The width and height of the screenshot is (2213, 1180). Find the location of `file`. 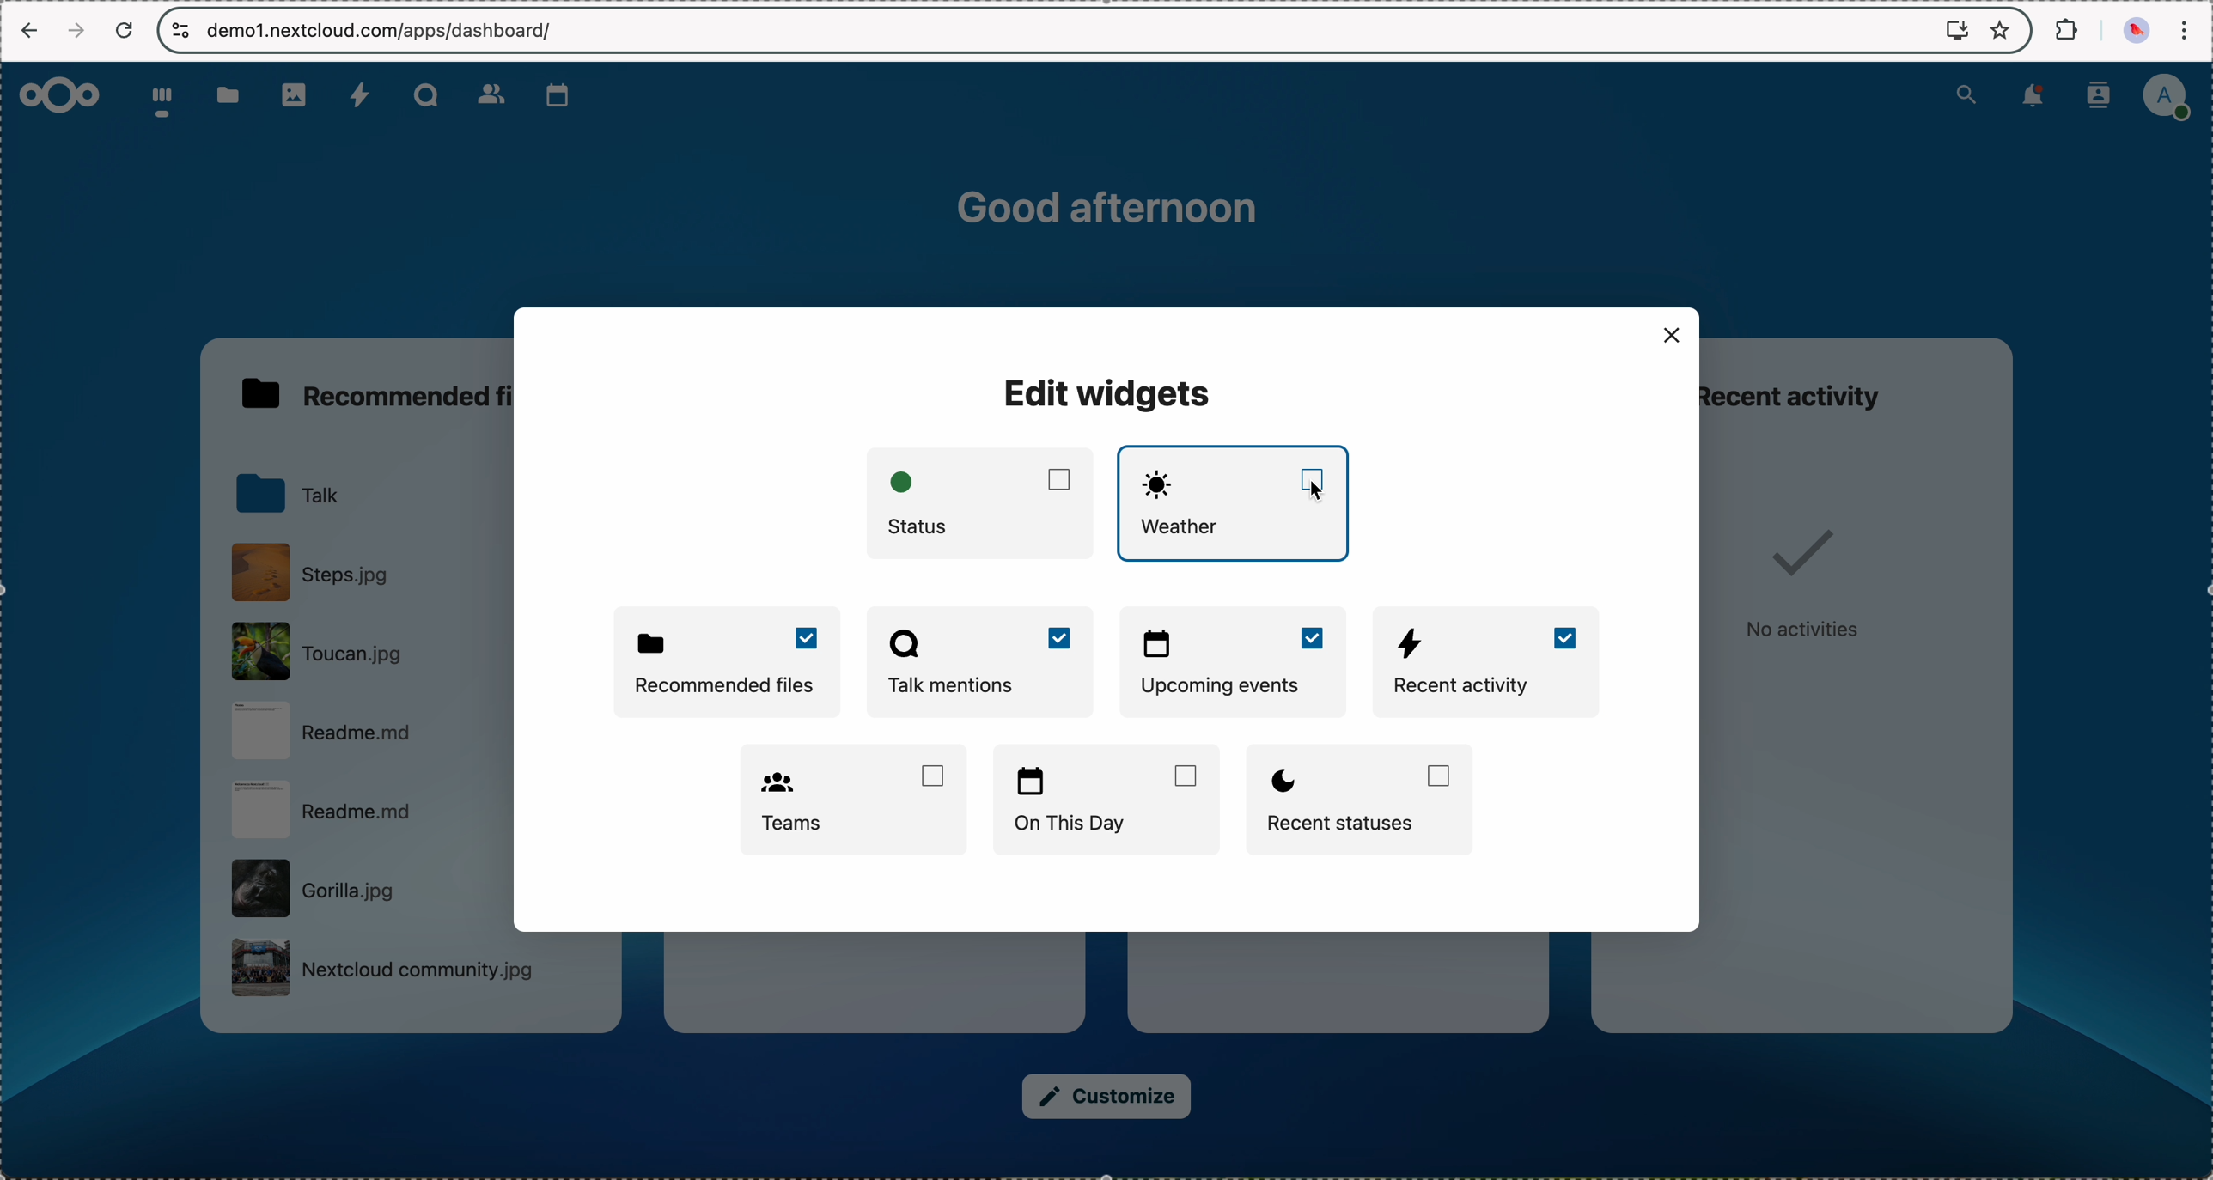

file is located at coordinates (369, 813).